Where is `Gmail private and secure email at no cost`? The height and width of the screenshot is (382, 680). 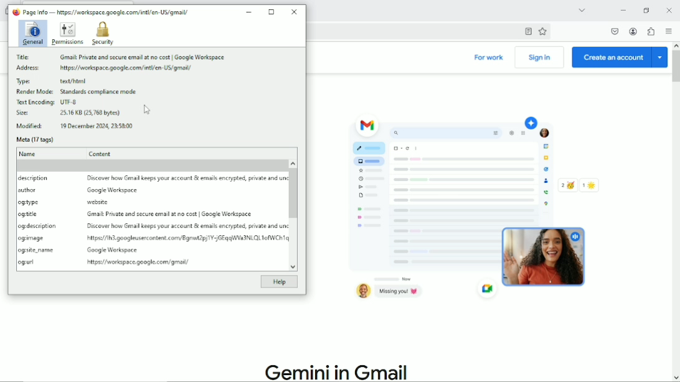
Gmail private and secure email at no cost is located at coordinates (150, 57).